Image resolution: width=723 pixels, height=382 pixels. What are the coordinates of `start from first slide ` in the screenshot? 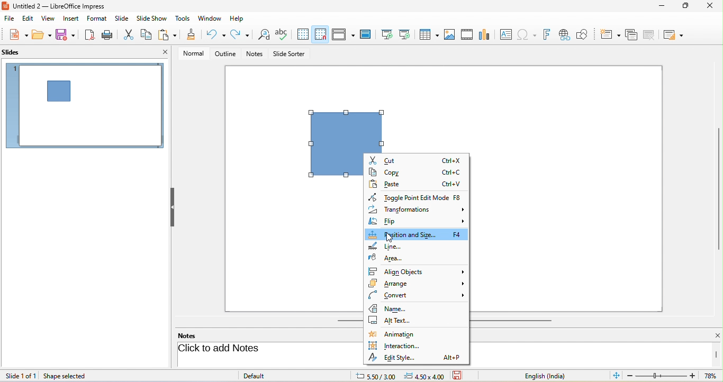 It's located at (387, 34).